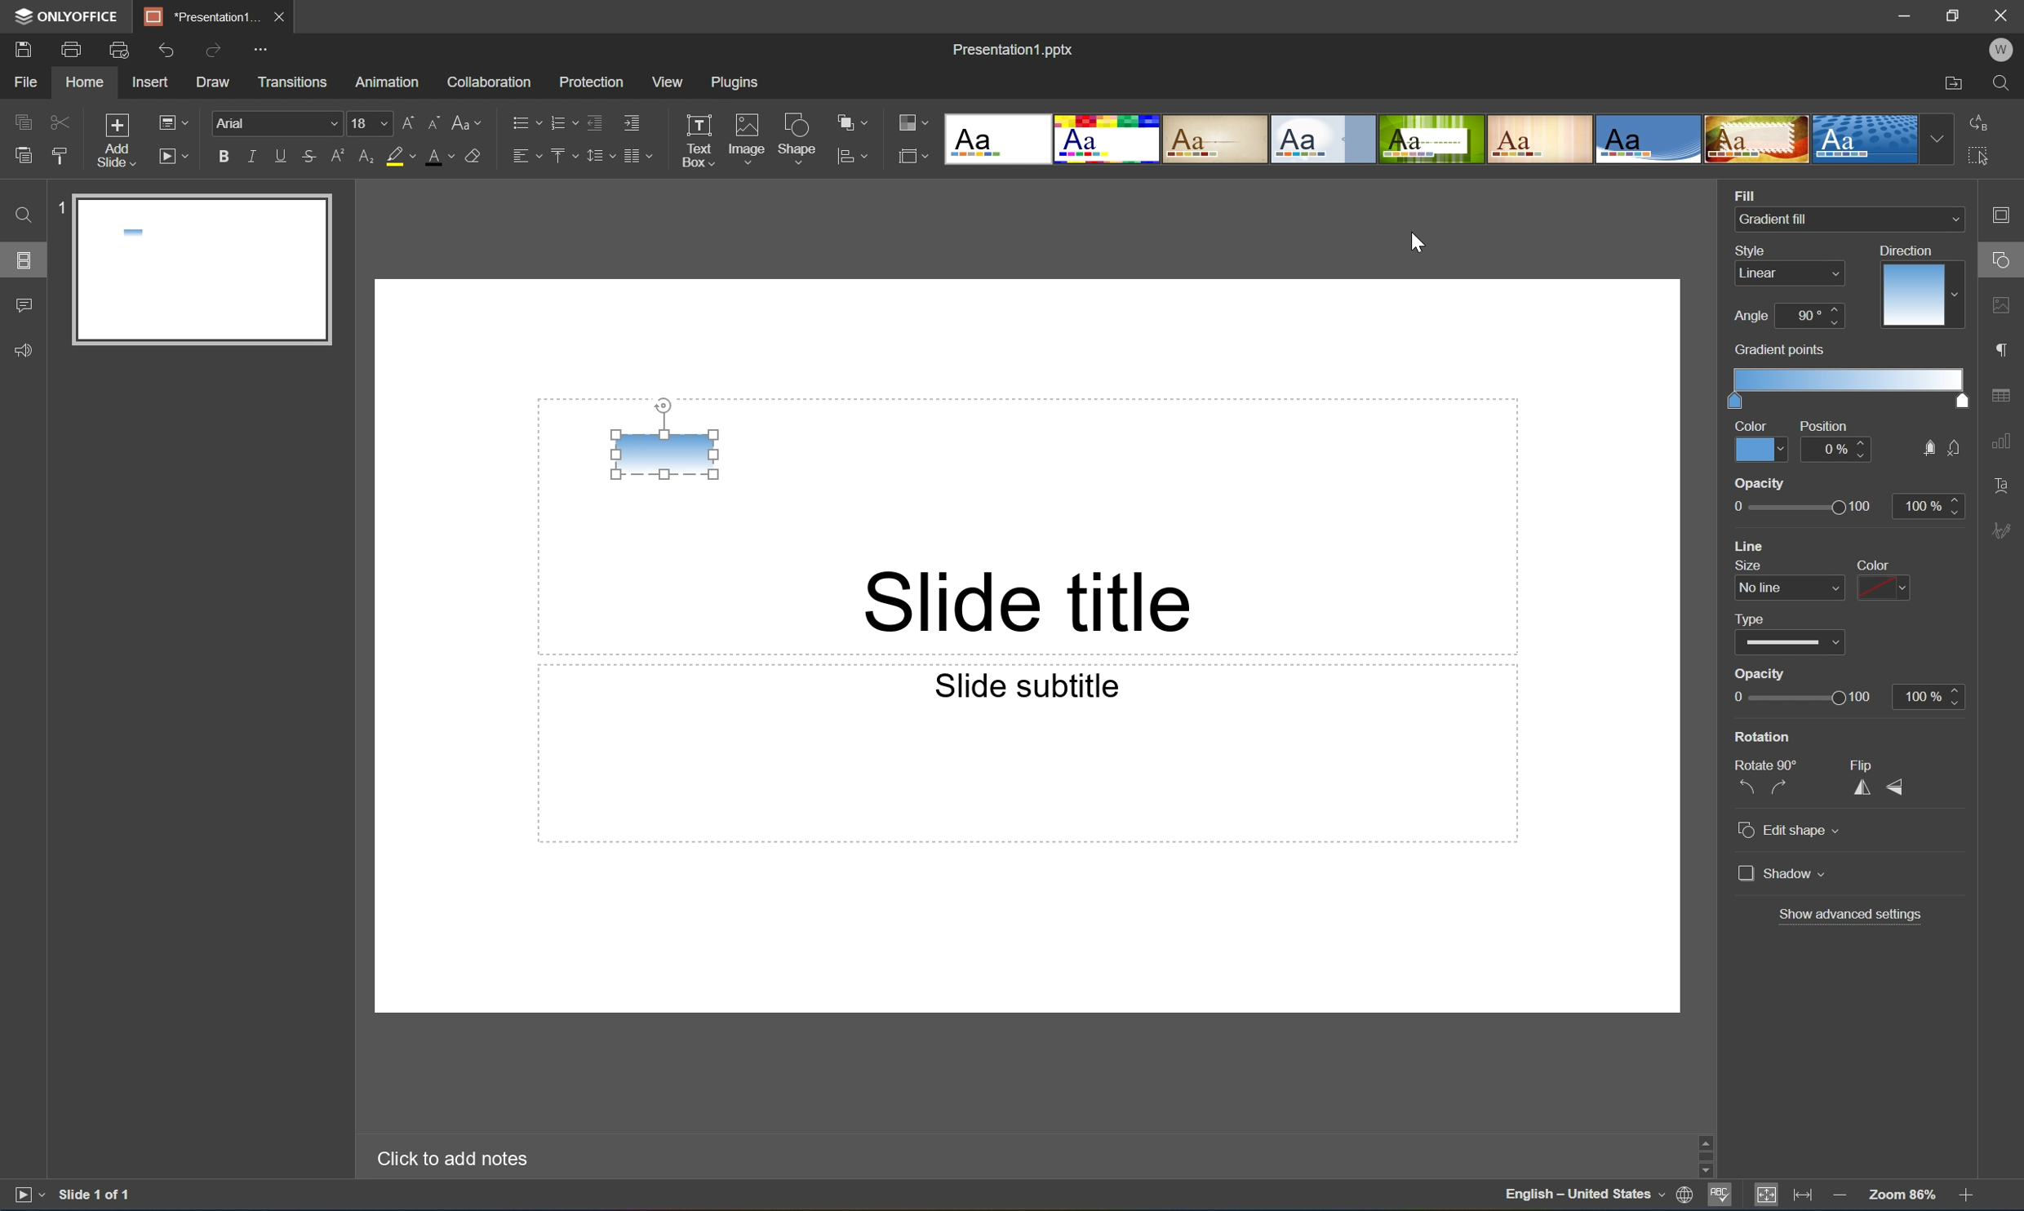 This screenshot has height=1211, width=2024. Describe the element at coordinates (1964, 1198) in the screenshot. I see `Zoom In` at that location.